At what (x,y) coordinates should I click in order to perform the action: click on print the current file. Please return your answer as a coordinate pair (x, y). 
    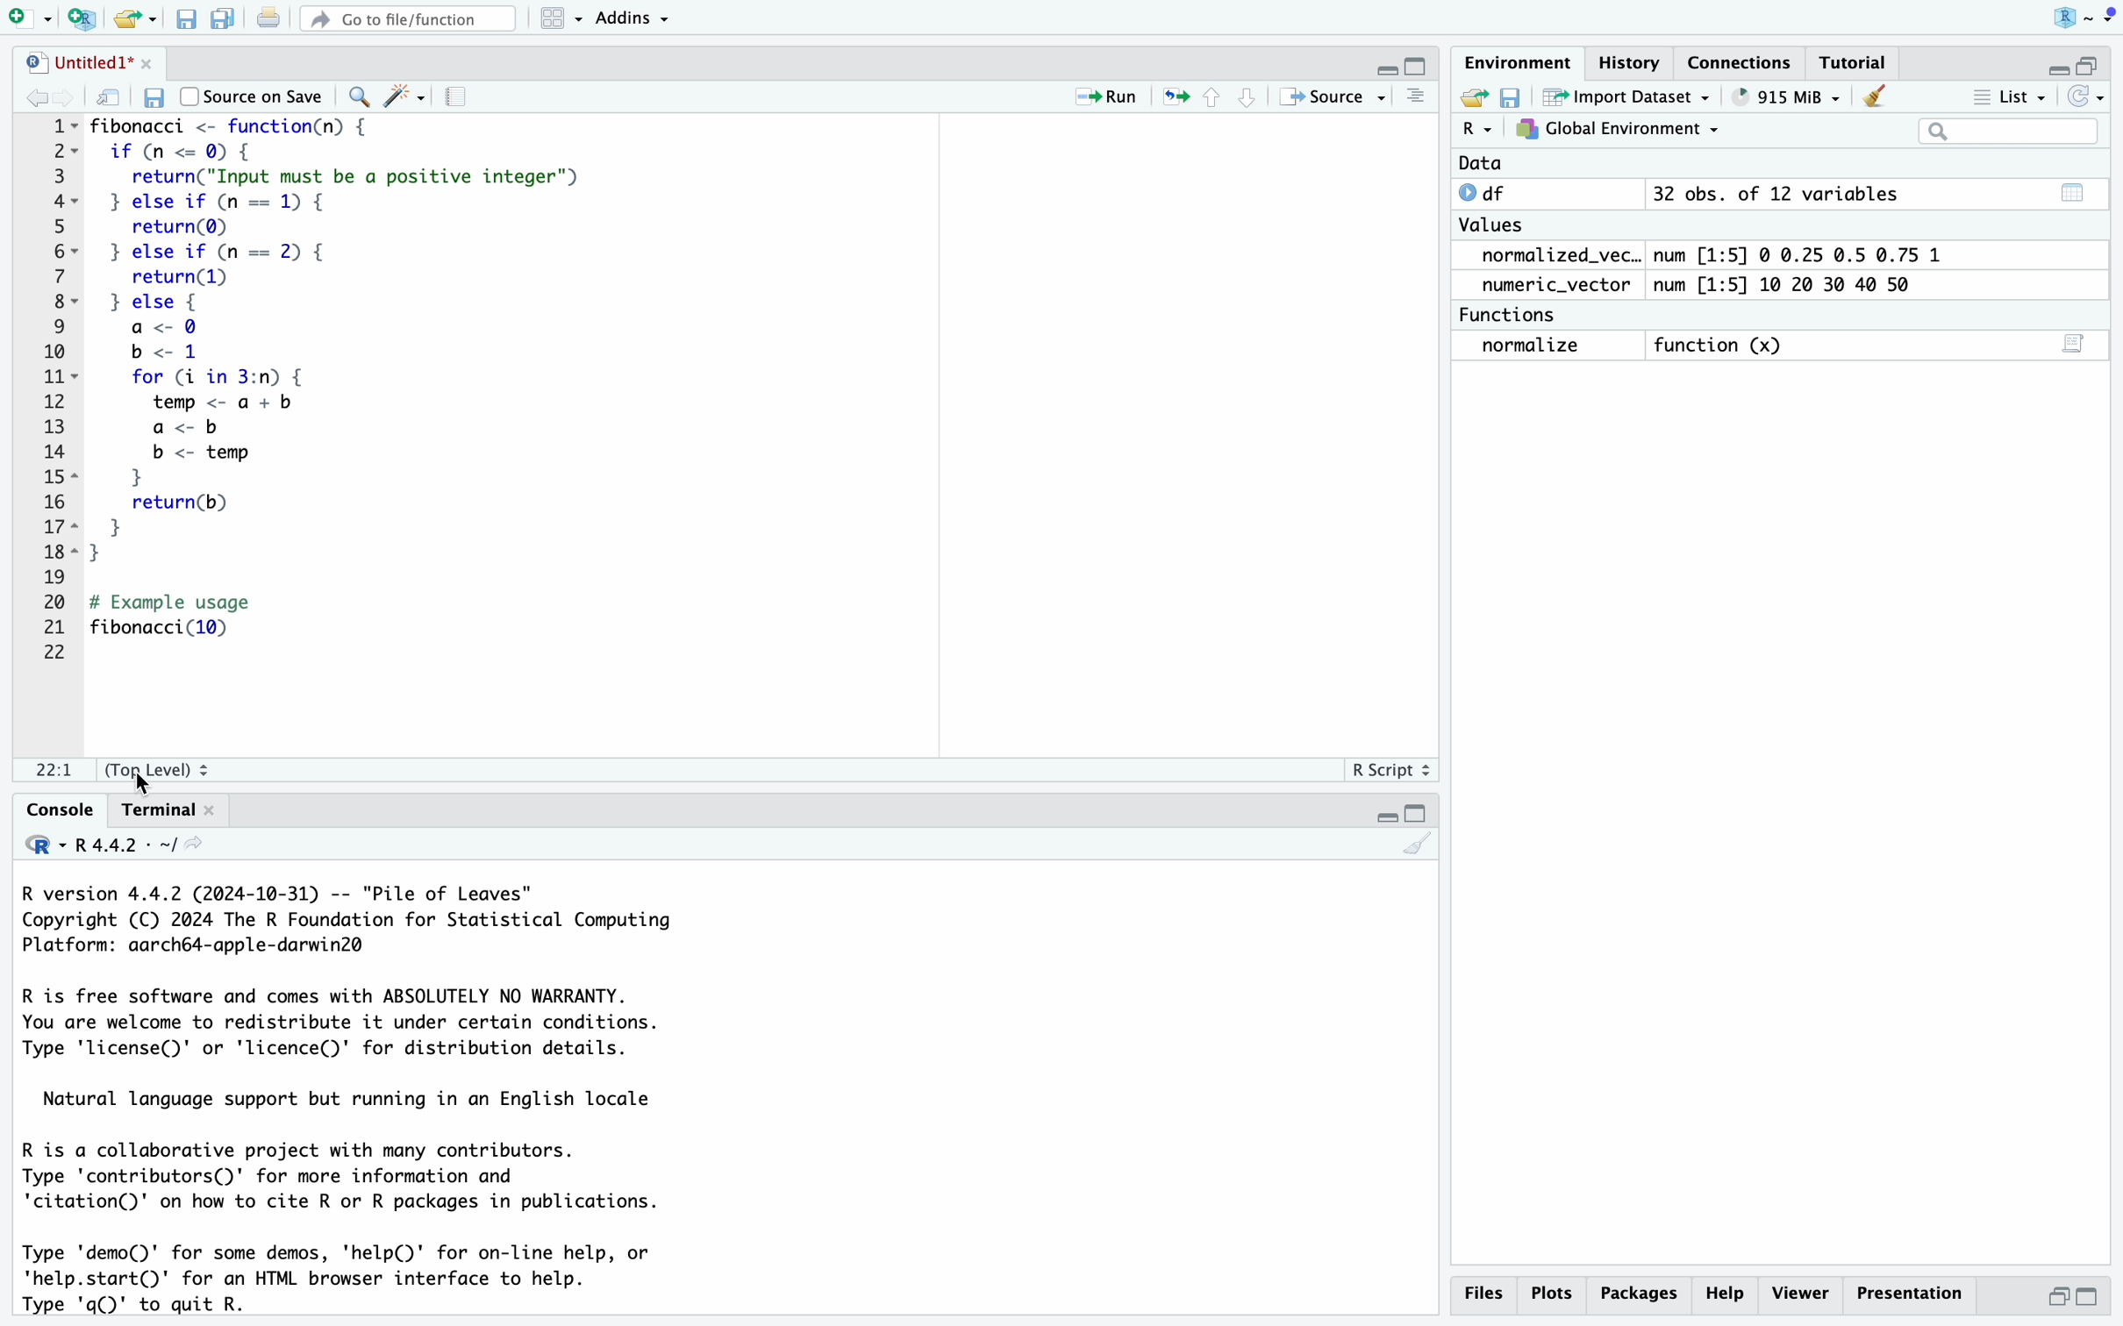
    Looking at the image, I should click on (271, 16).